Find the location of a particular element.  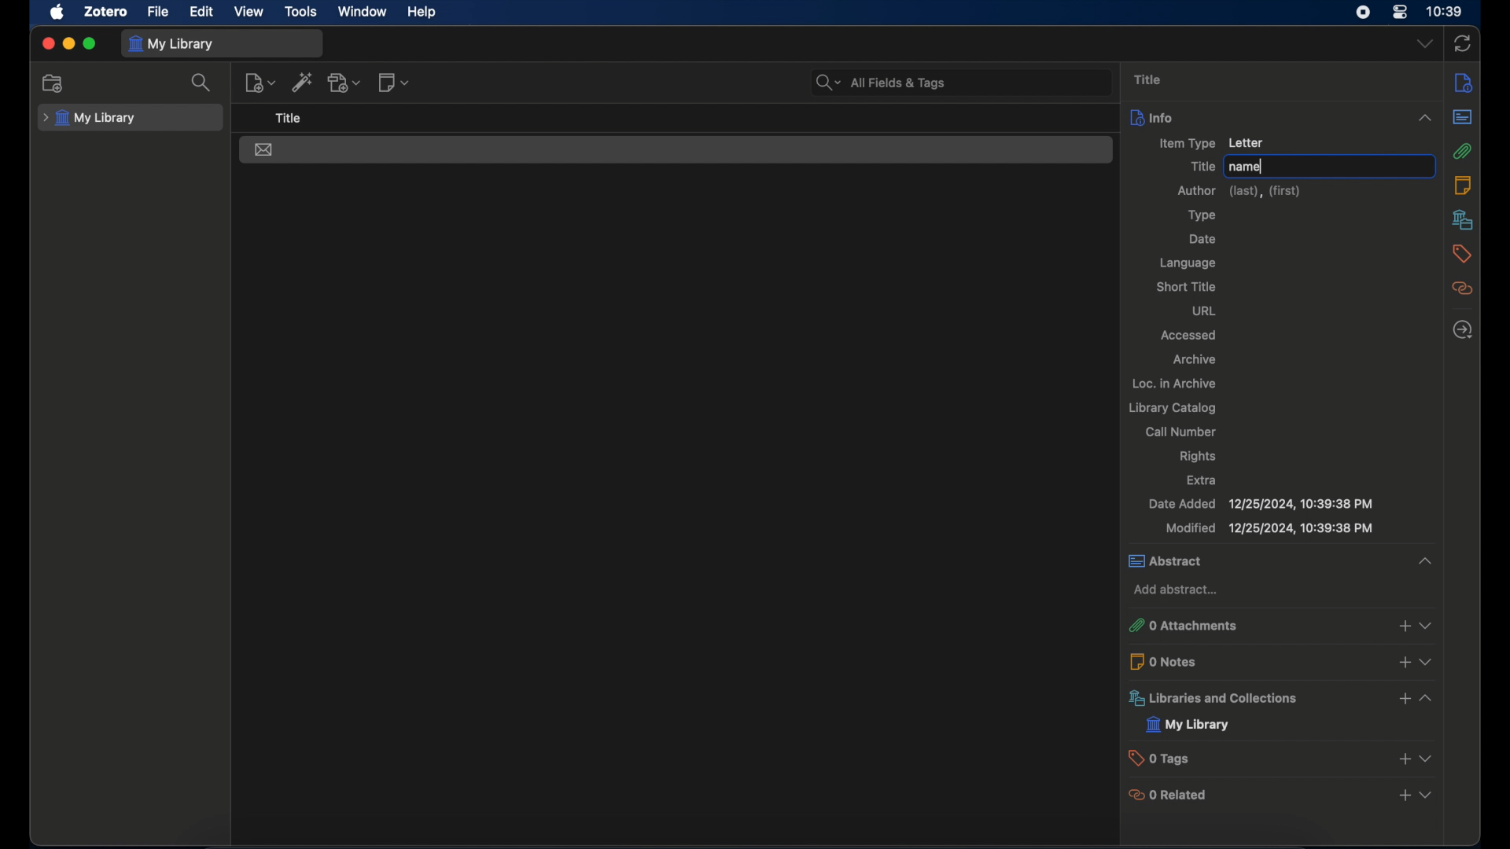

item type is located at coordinates (1186, 142).